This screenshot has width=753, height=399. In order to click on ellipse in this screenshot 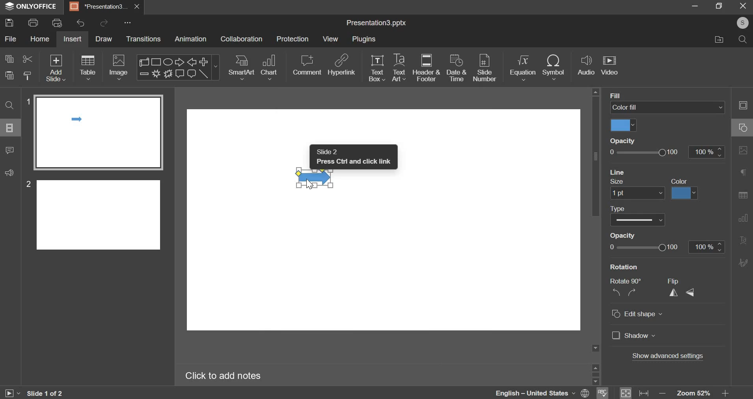, I will do `click(167, 61)`.